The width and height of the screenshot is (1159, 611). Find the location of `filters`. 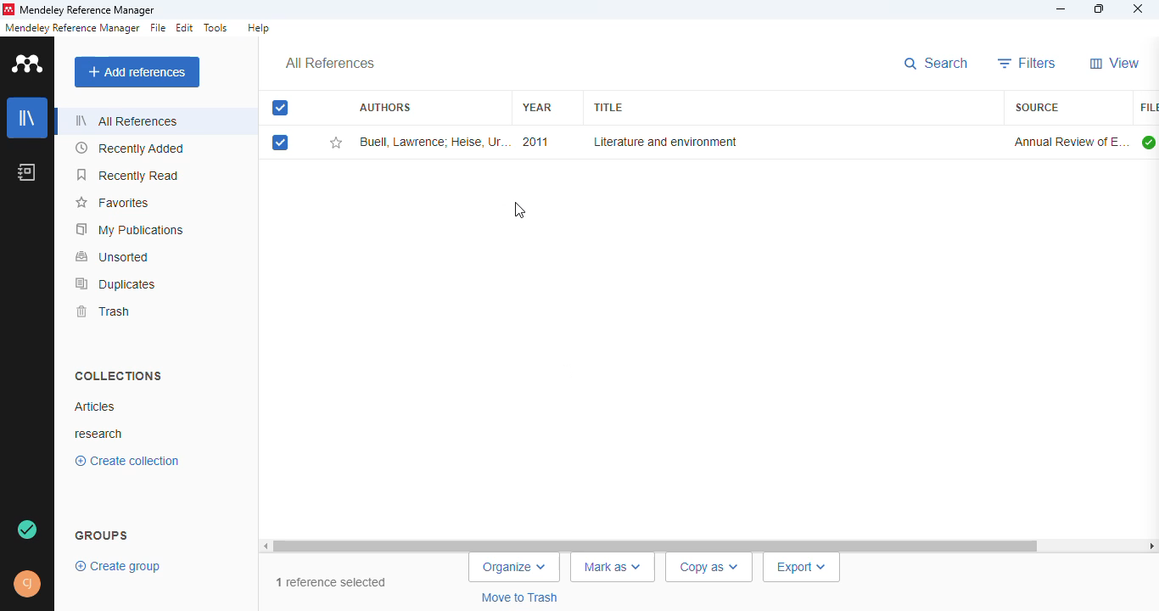

filters is located at coordinates (1027, 63).